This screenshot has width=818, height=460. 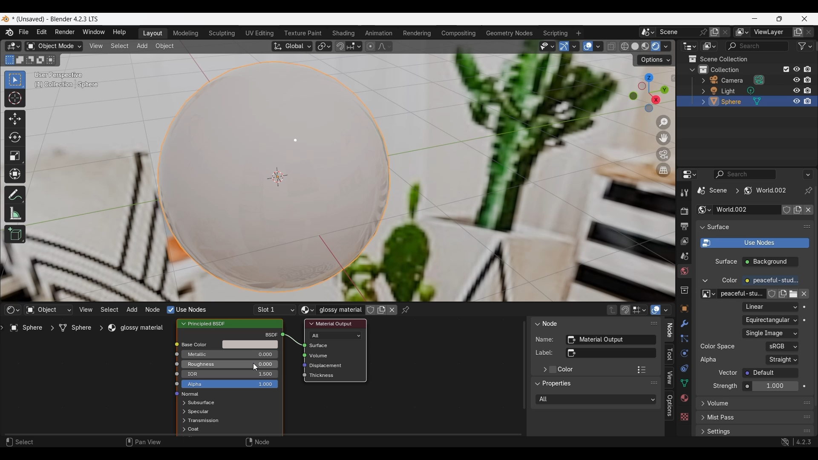 What do you see at coordinates (704, 210) in the screenshot?
I see `Browse world settings to be linked` at bounding box center [704, 210].